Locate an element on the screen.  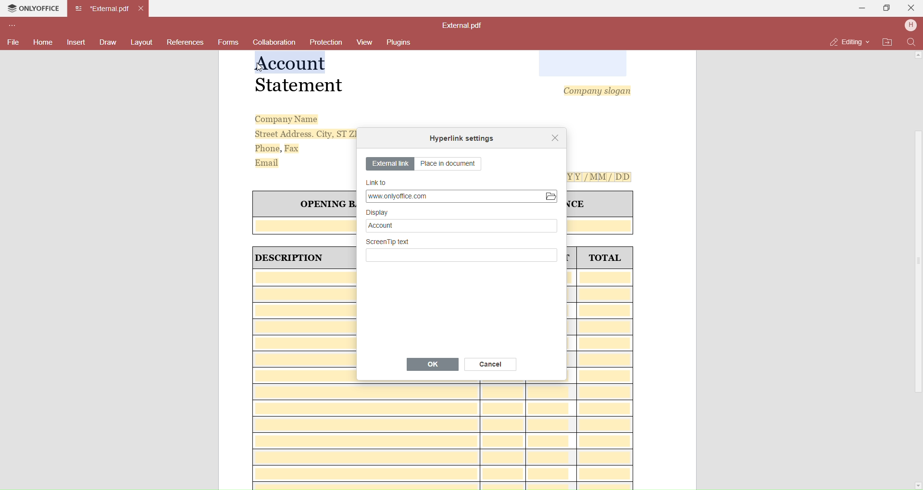
Open File Location is located at coordinates (888, 43).